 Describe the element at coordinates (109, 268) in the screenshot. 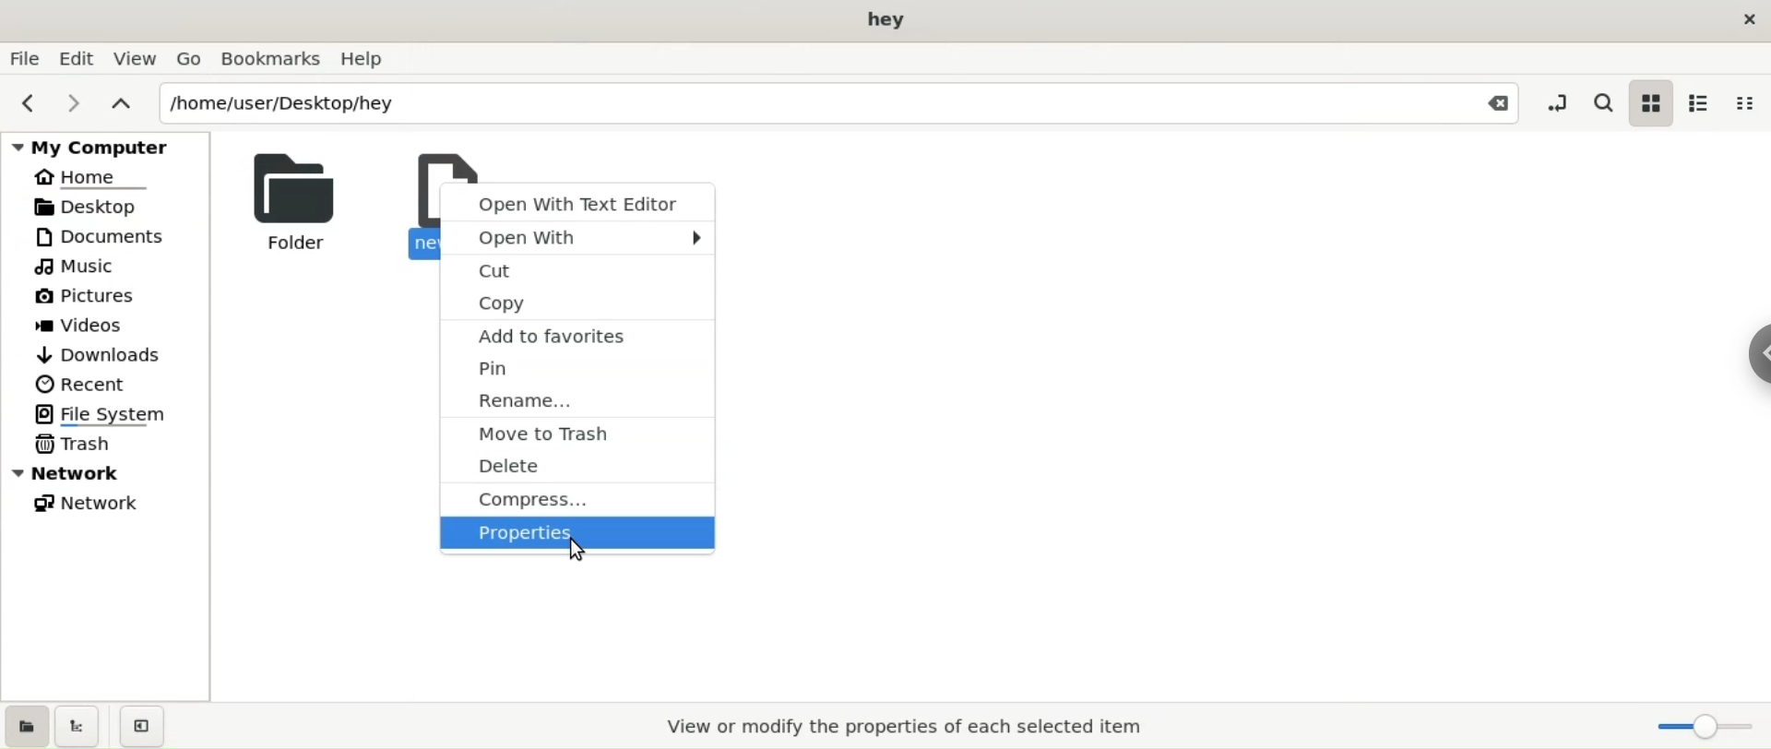

I see `Music` at that location.